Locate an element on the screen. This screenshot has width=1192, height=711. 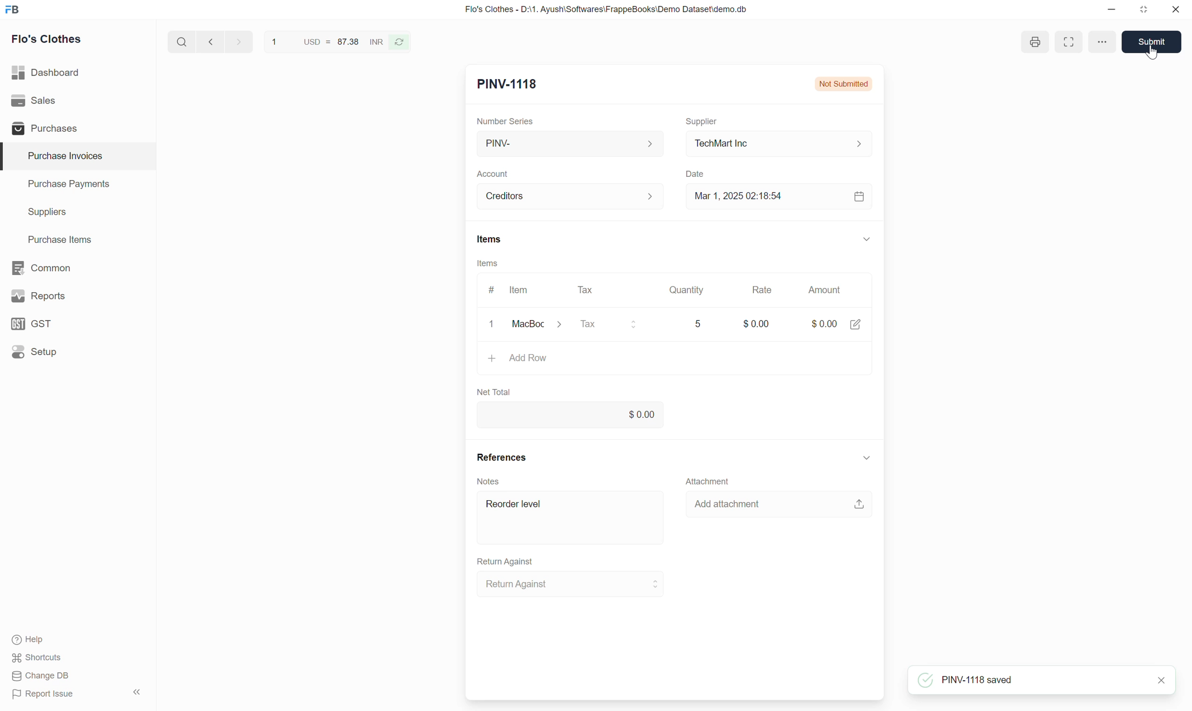
options is located at coordinates (1102, 43).